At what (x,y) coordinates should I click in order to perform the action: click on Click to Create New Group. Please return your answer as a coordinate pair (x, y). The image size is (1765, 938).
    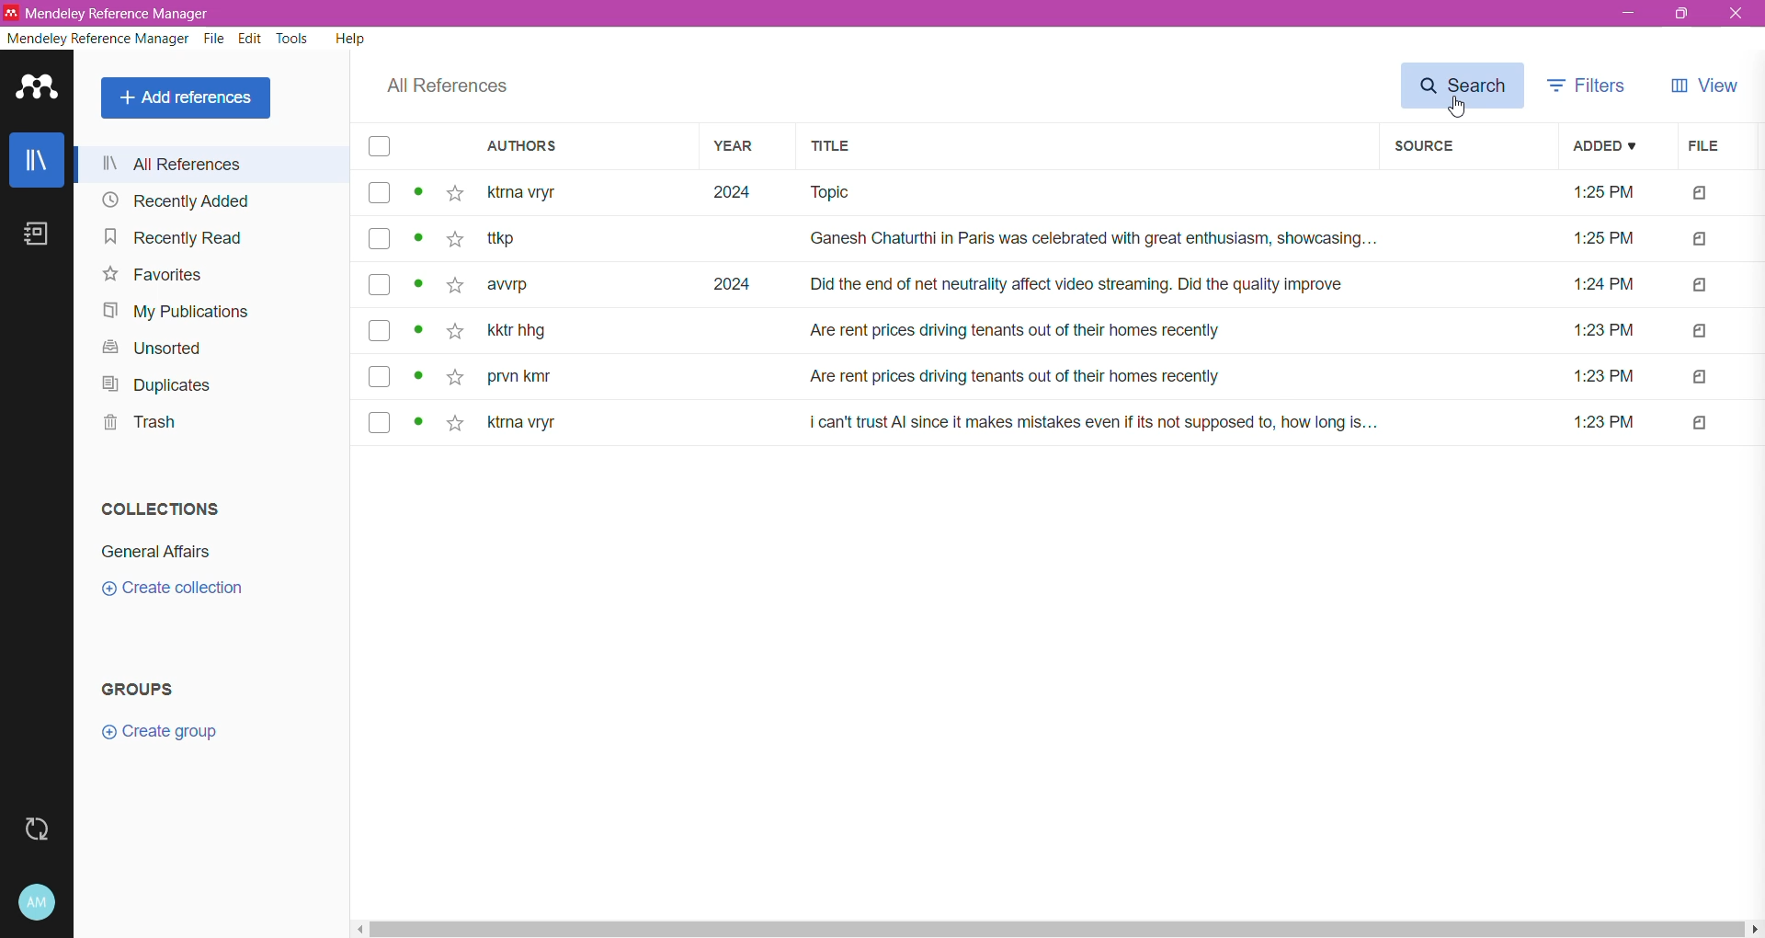
    Looking at the image, I should click on (167, 733).